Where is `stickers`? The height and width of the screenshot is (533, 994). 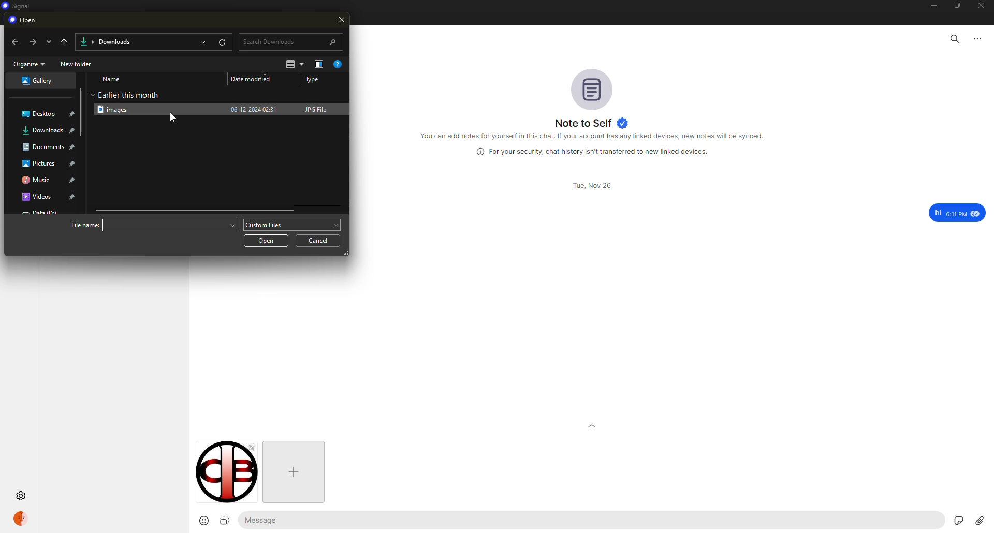
stickers is located at coordinates (958, 520).